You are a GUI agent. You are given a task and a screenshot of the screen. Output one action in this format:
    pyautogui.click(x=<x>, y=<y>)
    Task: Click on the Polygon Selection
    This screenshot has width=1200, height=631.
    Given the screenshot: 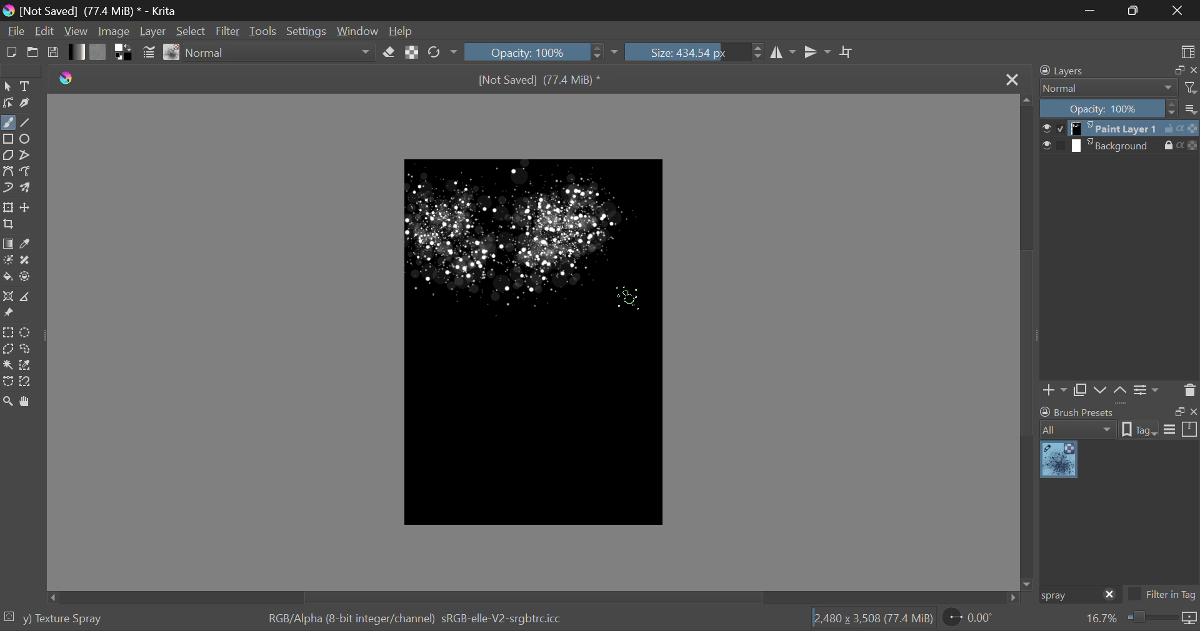 What is the action you would take?
    pyautogui.click(x=8, y=348)
    